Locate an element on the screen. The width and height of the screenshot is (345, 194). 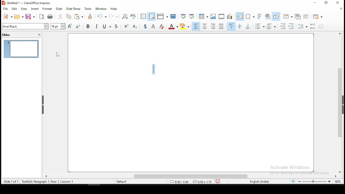
Strikethrough is located at coordinates (117, 26).